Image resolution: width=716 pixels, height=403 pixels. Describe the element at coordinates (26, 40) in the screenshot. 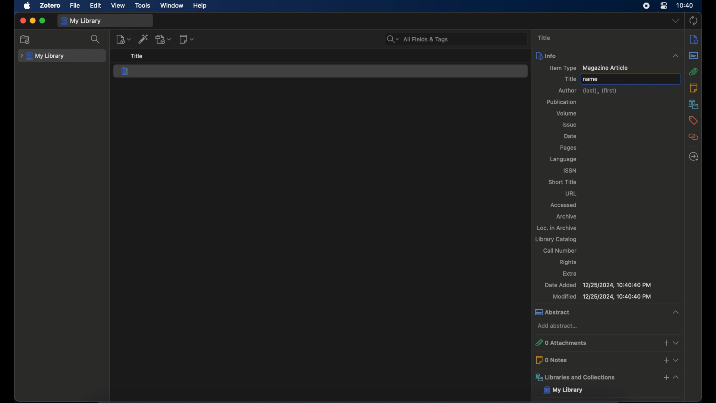

I see `new collection` at that location.